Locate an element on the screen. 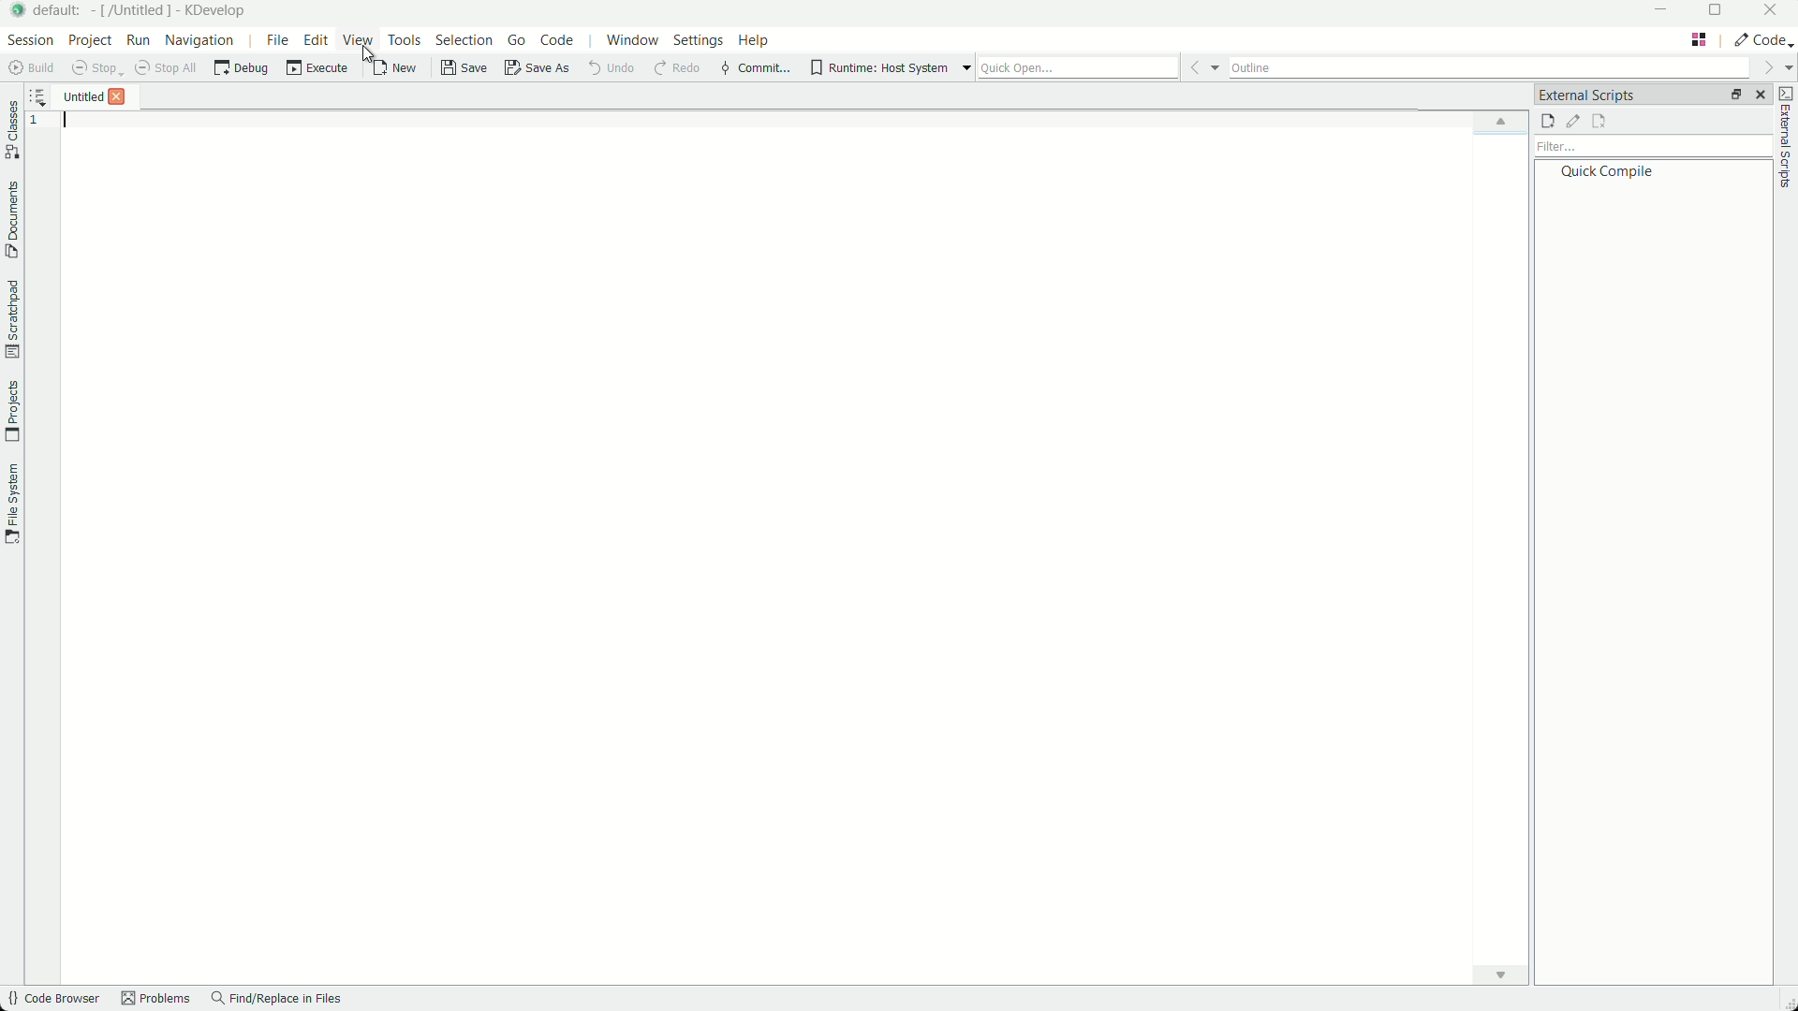  file system is located at coordinates (15, 504).